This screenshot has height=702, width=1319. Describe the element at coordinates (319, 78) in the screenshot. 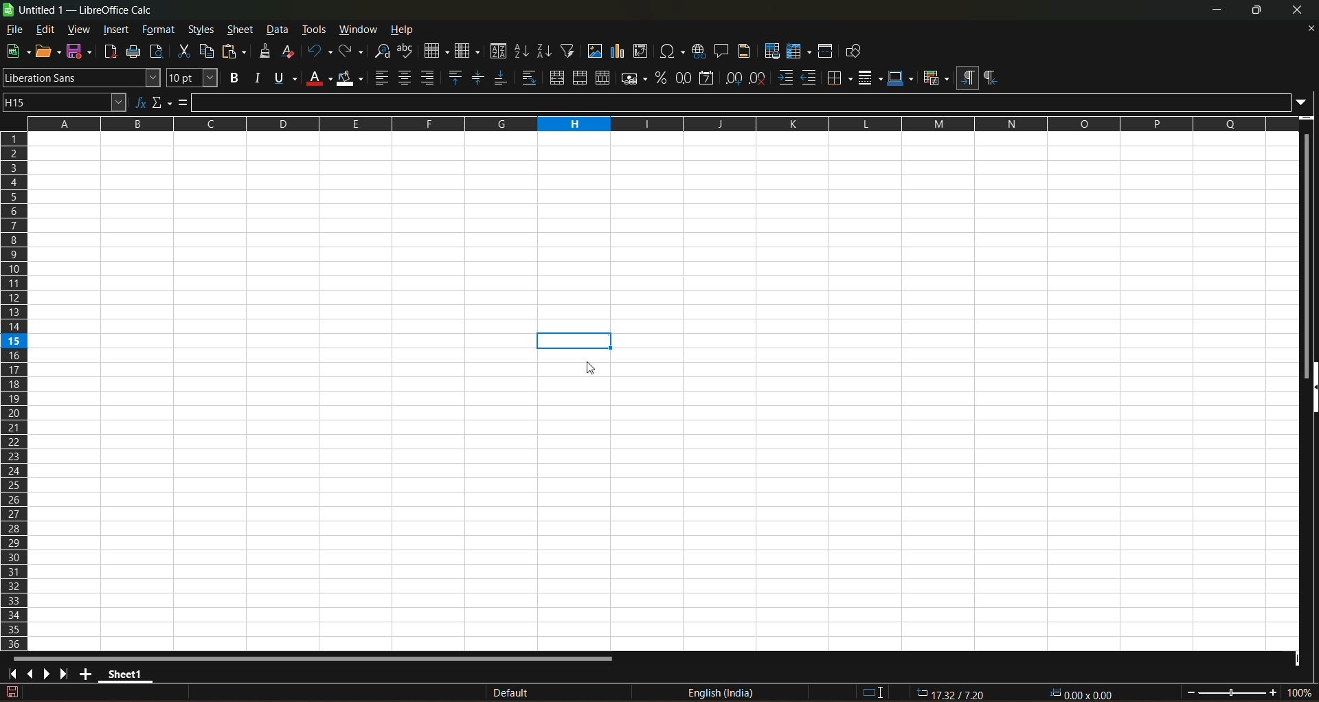

I see `font color` at that location.